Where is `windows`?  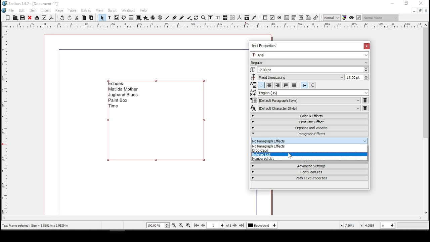
windows is located at coordinates (128, 10).